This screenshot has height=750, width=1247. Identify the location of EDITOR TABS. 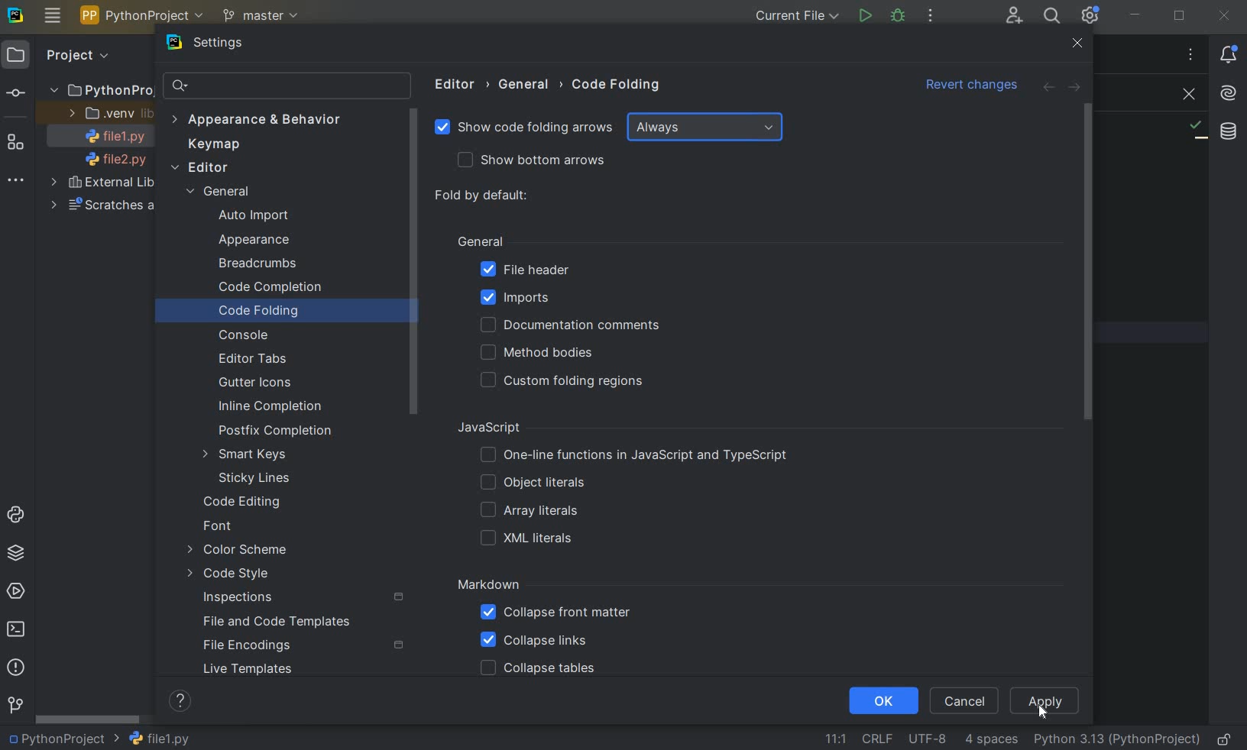
(252, 357).